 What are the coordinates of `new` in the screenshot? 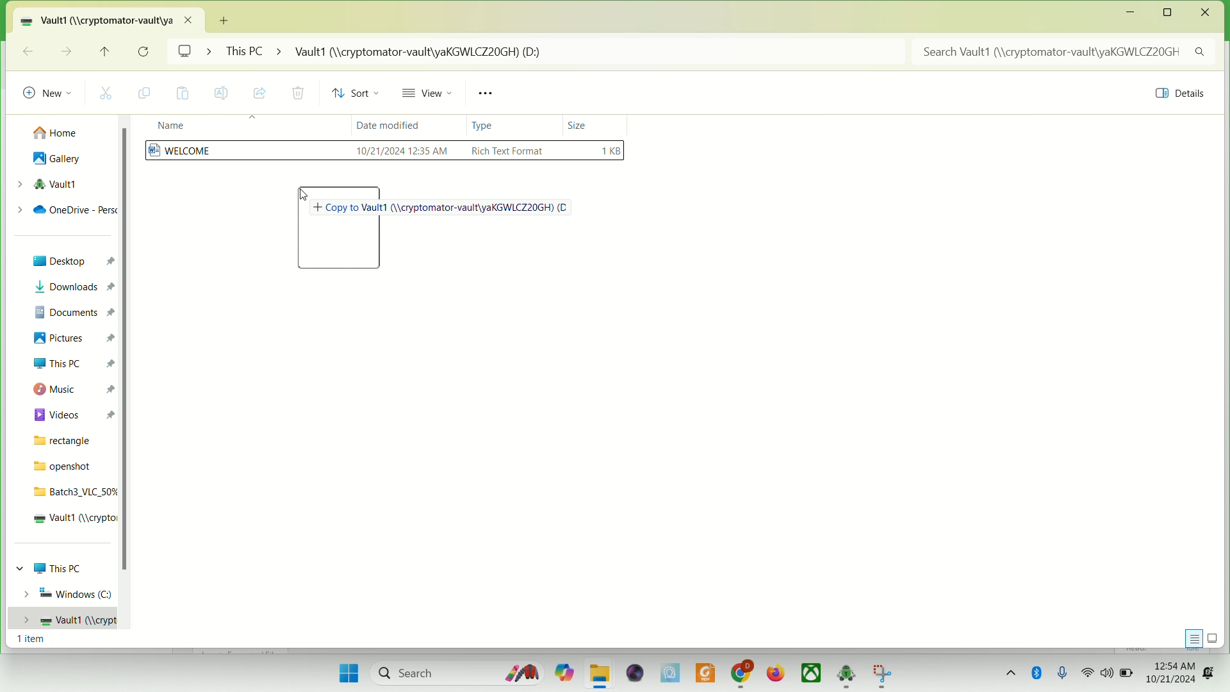 It's located at (47, 90).